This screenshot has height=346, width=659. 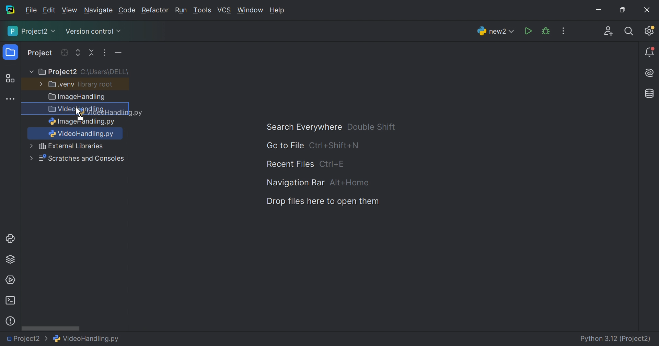 What do you see at coordinates (50, 328) in the screenshot?
I see `Scroll bar` at bounding box center [50, 328].